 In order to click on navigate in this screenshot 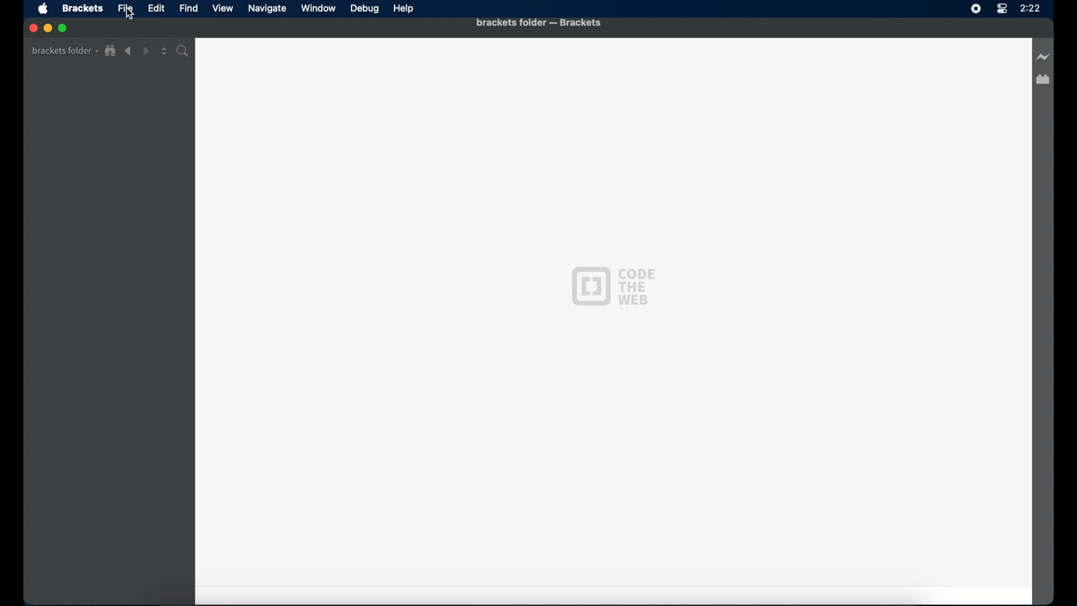, I will do `click(266, 8)`.